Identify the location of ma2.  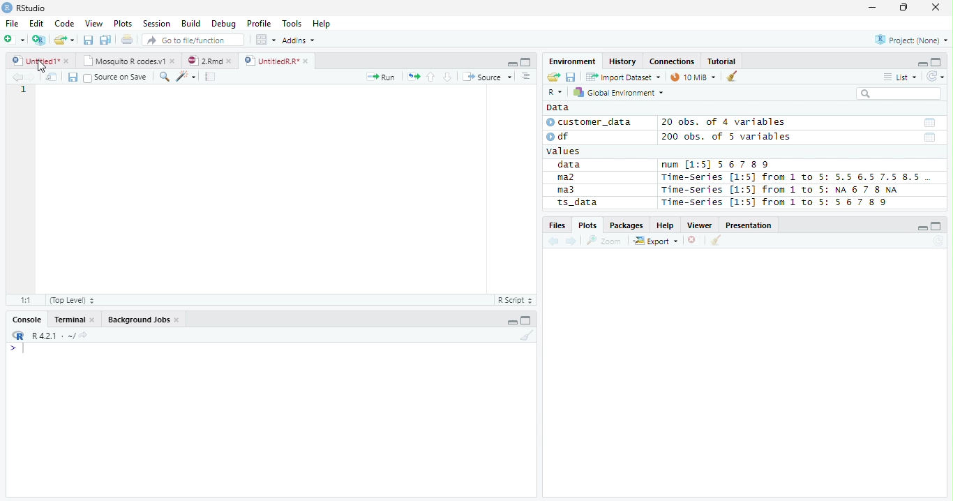
(569, 179).